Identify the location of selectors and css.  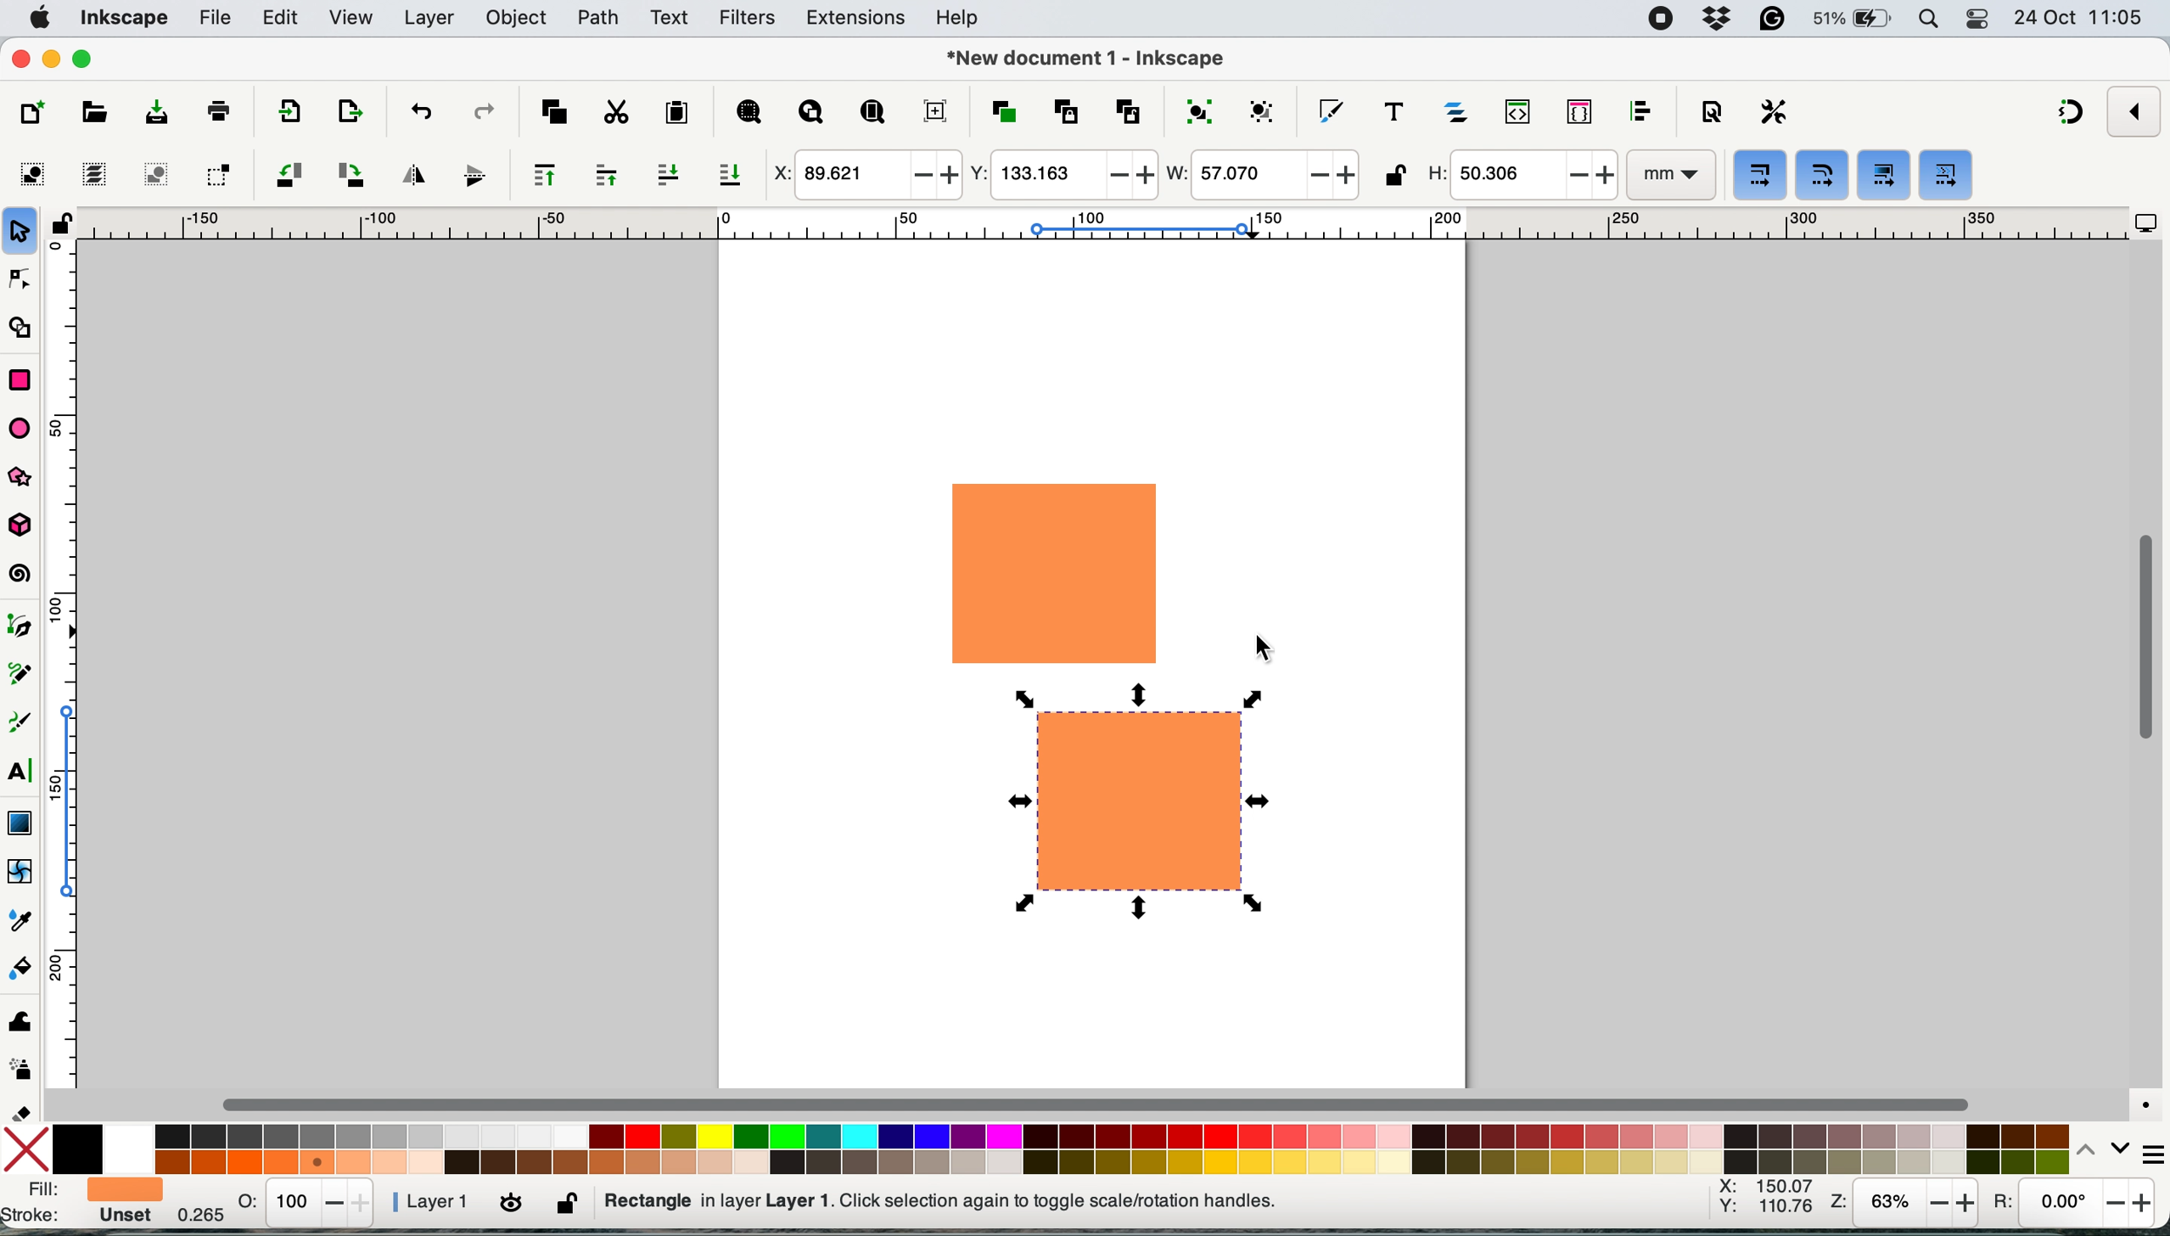
(1580, 110).